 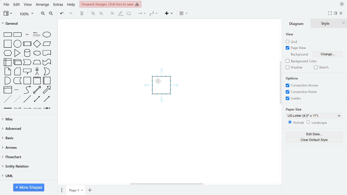 What do you see at coordinates (7, 34) in the screenshot?
I see `general shapes` at bounding box center [7, 34].